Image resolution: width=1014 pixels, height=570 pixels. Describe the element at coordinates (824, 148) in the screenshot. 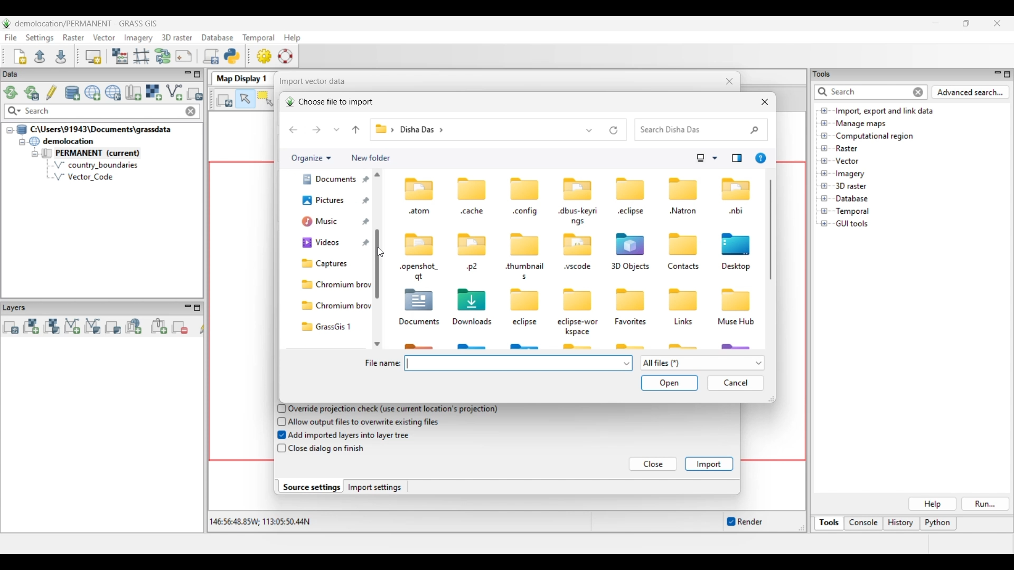

I see `Click to open files under Raster` at that location.